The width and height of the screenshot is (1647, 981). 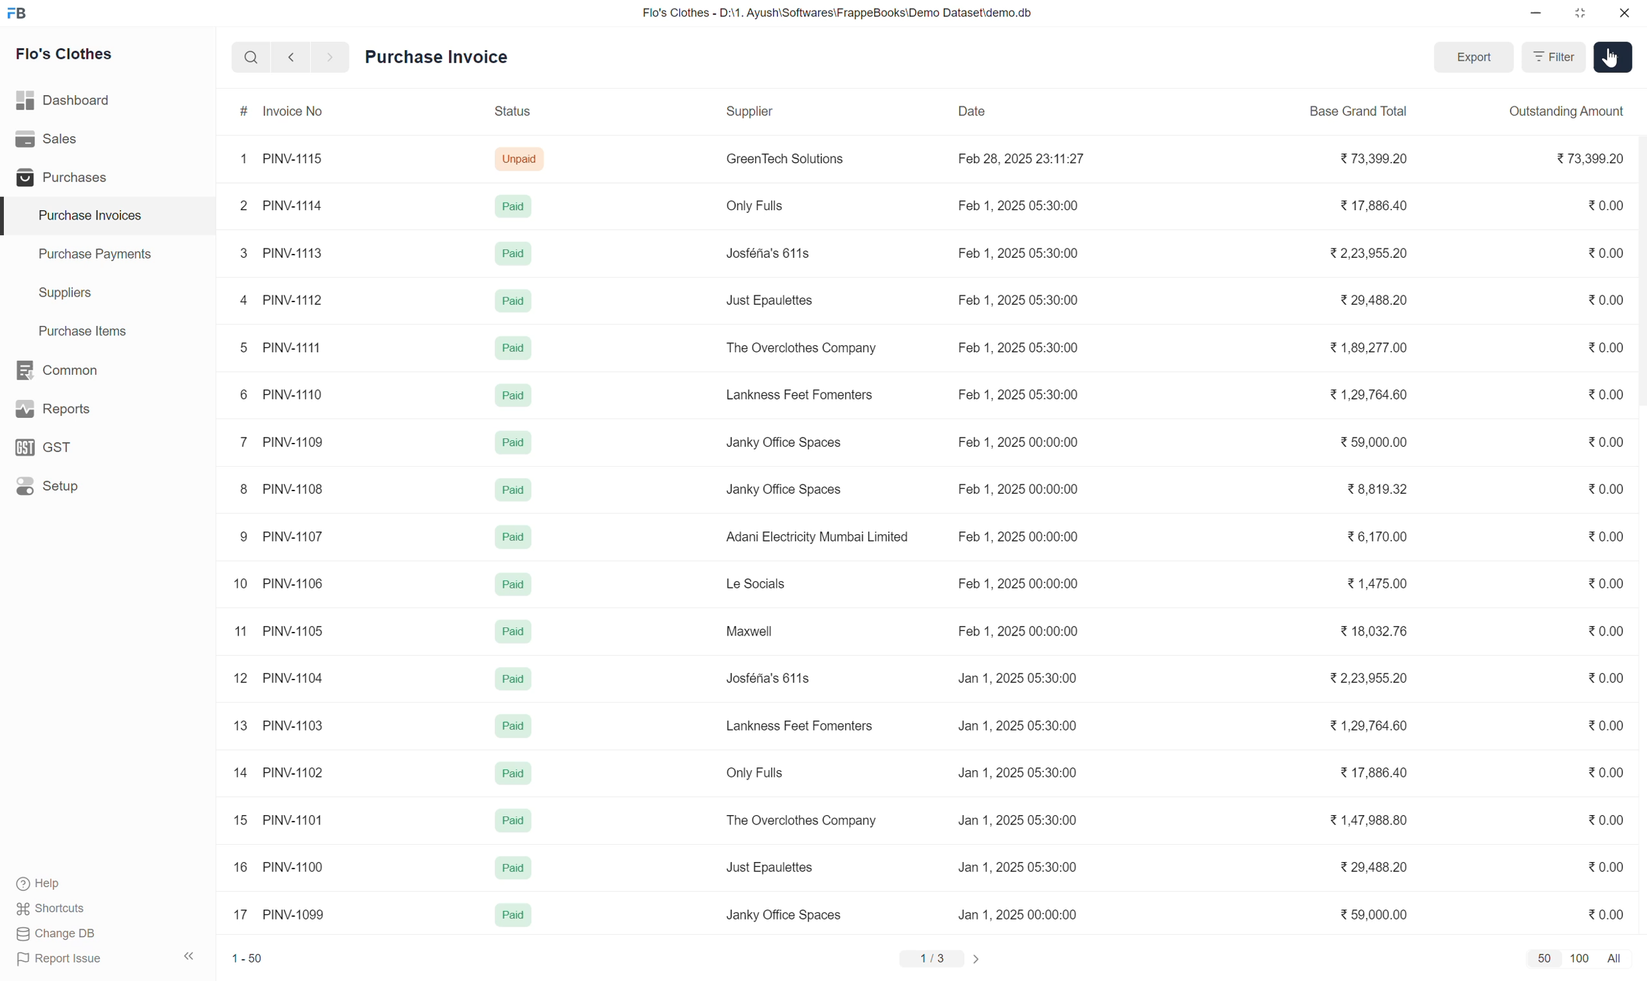 I want to click on Paid, so click(x=511, y=681).